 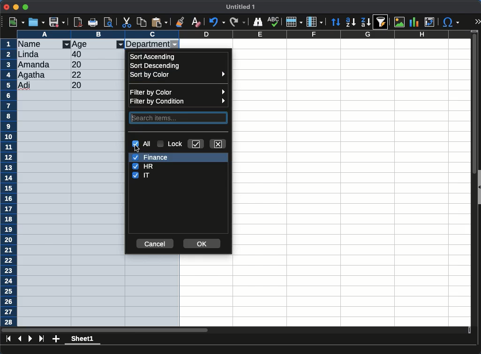 What do you see at coordinates (181, 22) in the screenshot?
I see `clone formatting` at bounding box center [181, 22].